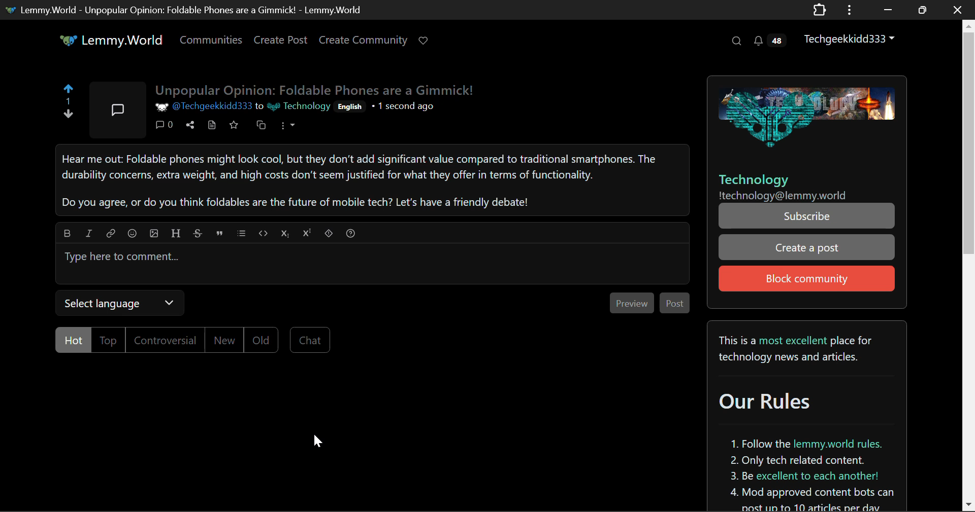 This screenshot has height=512, width=975. I want to click on @Techgeekkidd333, so click(204, 108).